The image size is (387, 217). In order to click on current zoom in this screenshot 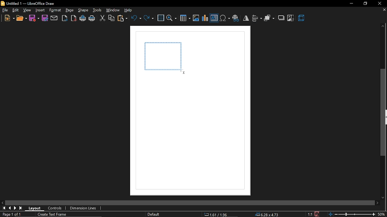, I will do `click(383, 214)`.